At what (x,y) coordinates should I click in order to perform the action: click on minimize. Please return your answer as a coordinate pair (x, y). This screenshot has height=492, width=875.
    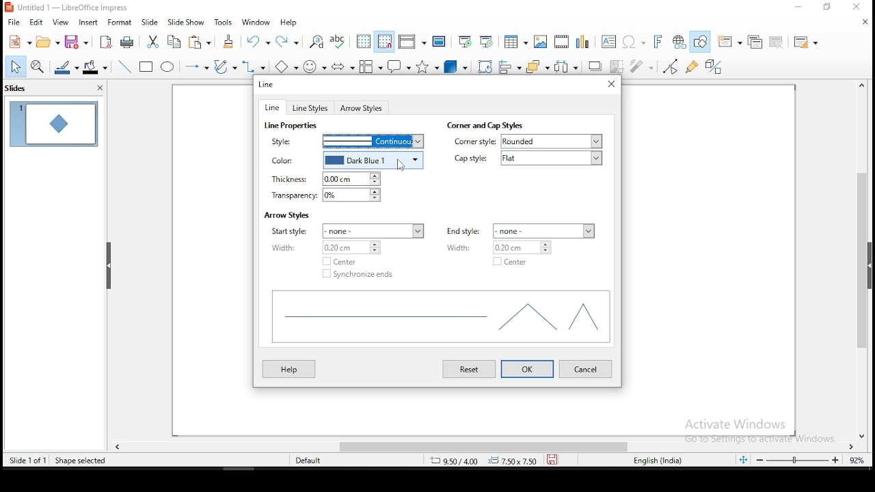
    Looking at the image, I should click on (799, 8).